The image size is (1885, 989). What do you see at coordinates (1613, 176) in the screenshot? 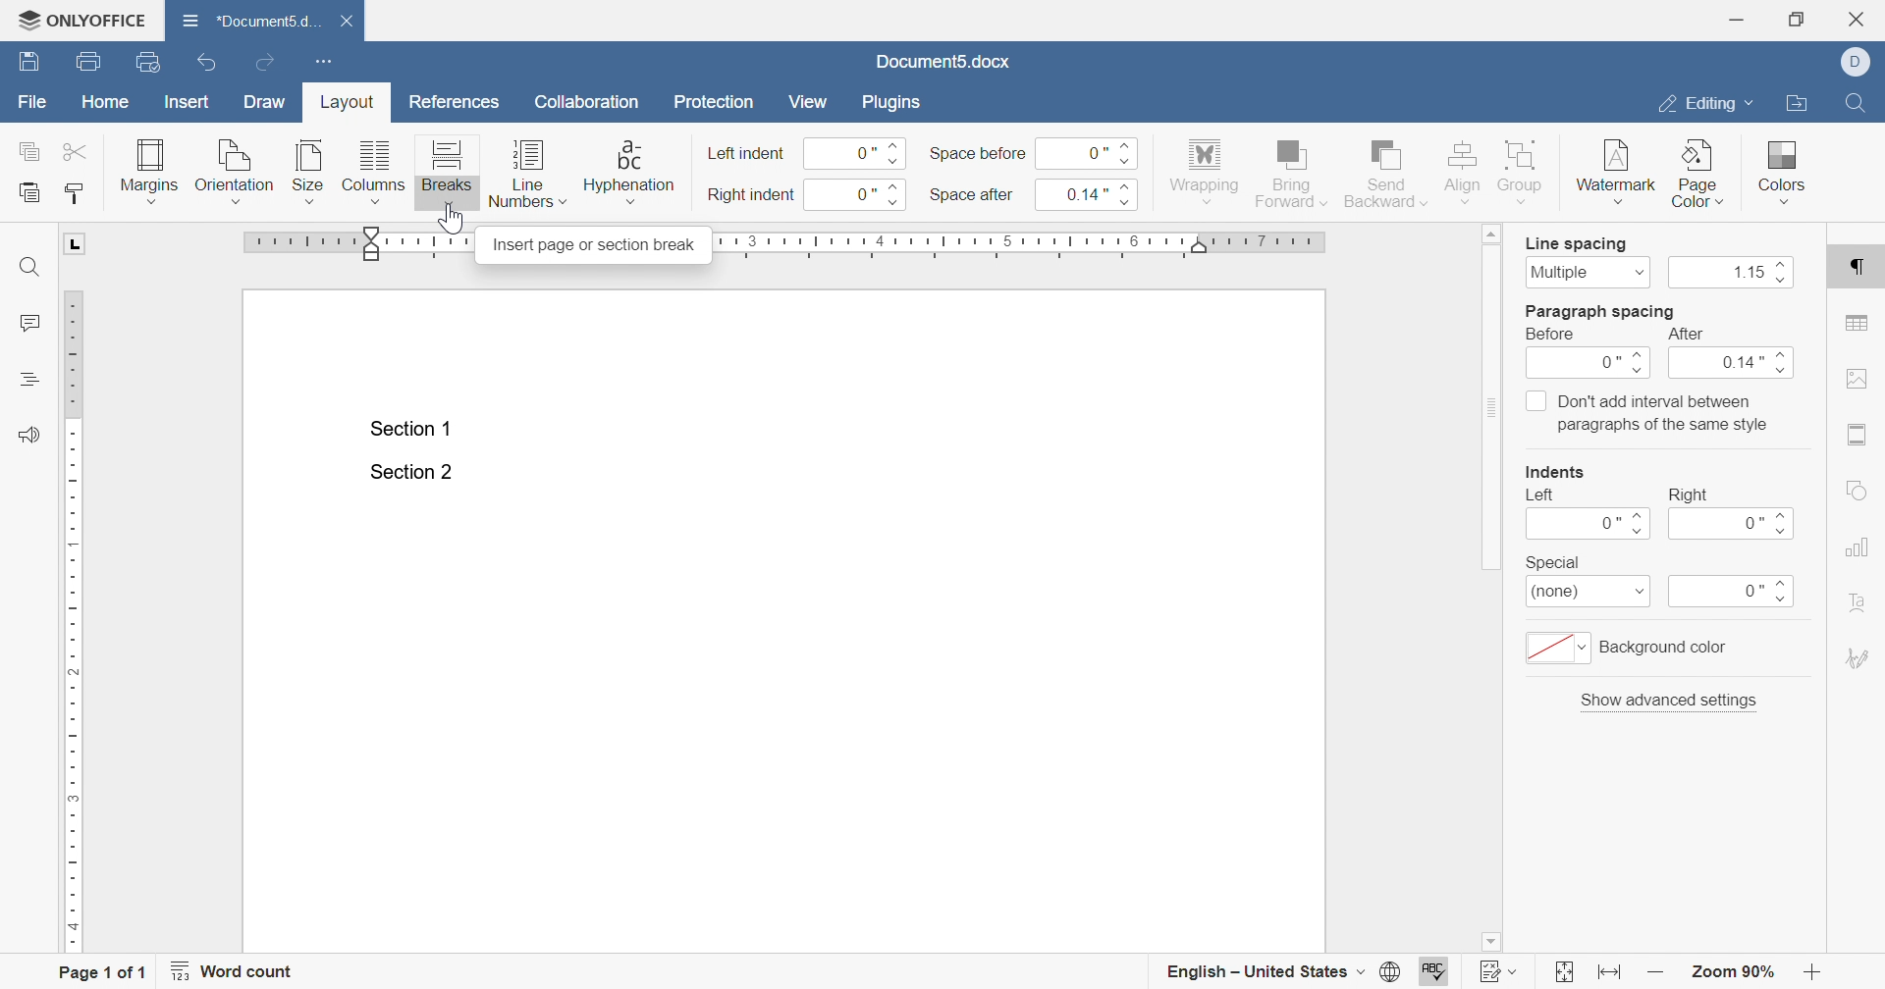
I see `watermark` at bounding box center [1613, 176].